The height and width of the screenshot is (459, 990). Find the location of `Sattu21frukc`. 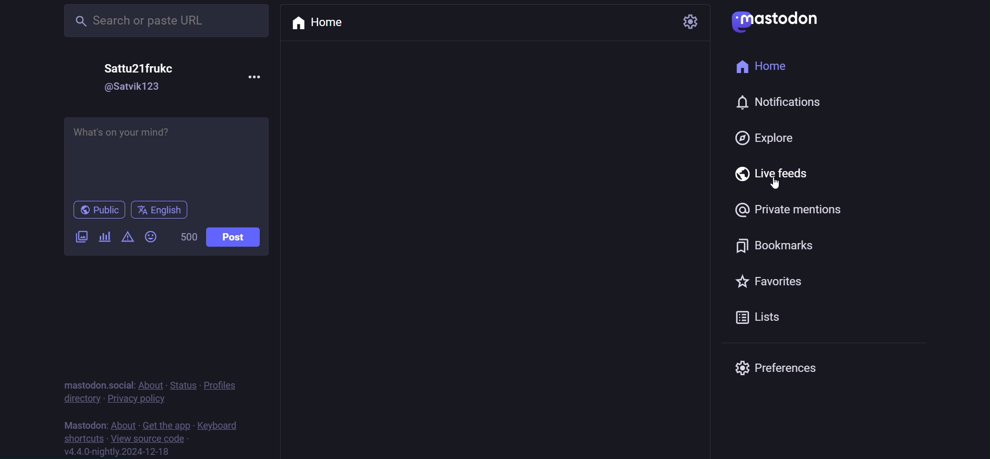

Sattu21frukc is located at coordinates (140, 68).